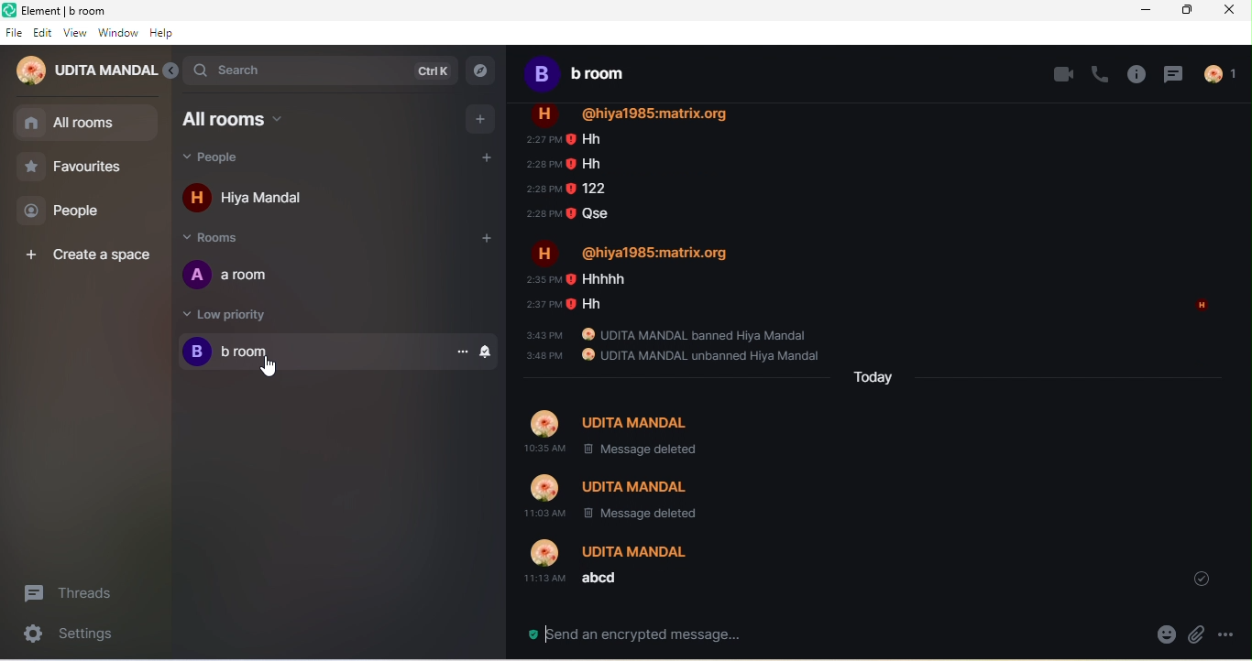 This screenshot has height=661, width=1252. Describe the element at coordinates (81, 589) in the screenshot. I see `threads` at that location.